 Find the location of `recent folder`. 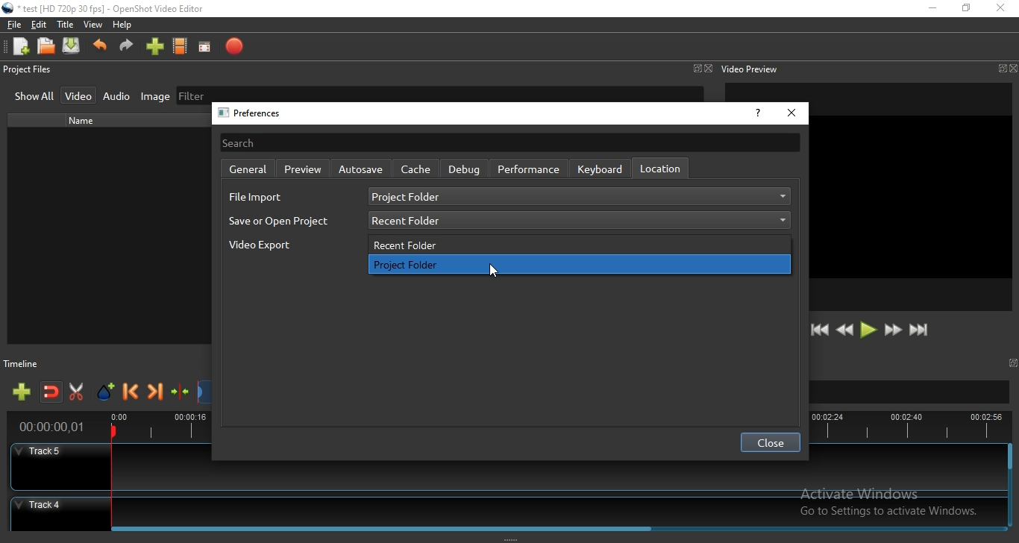

recent folder is located at coordinates (577, 242).